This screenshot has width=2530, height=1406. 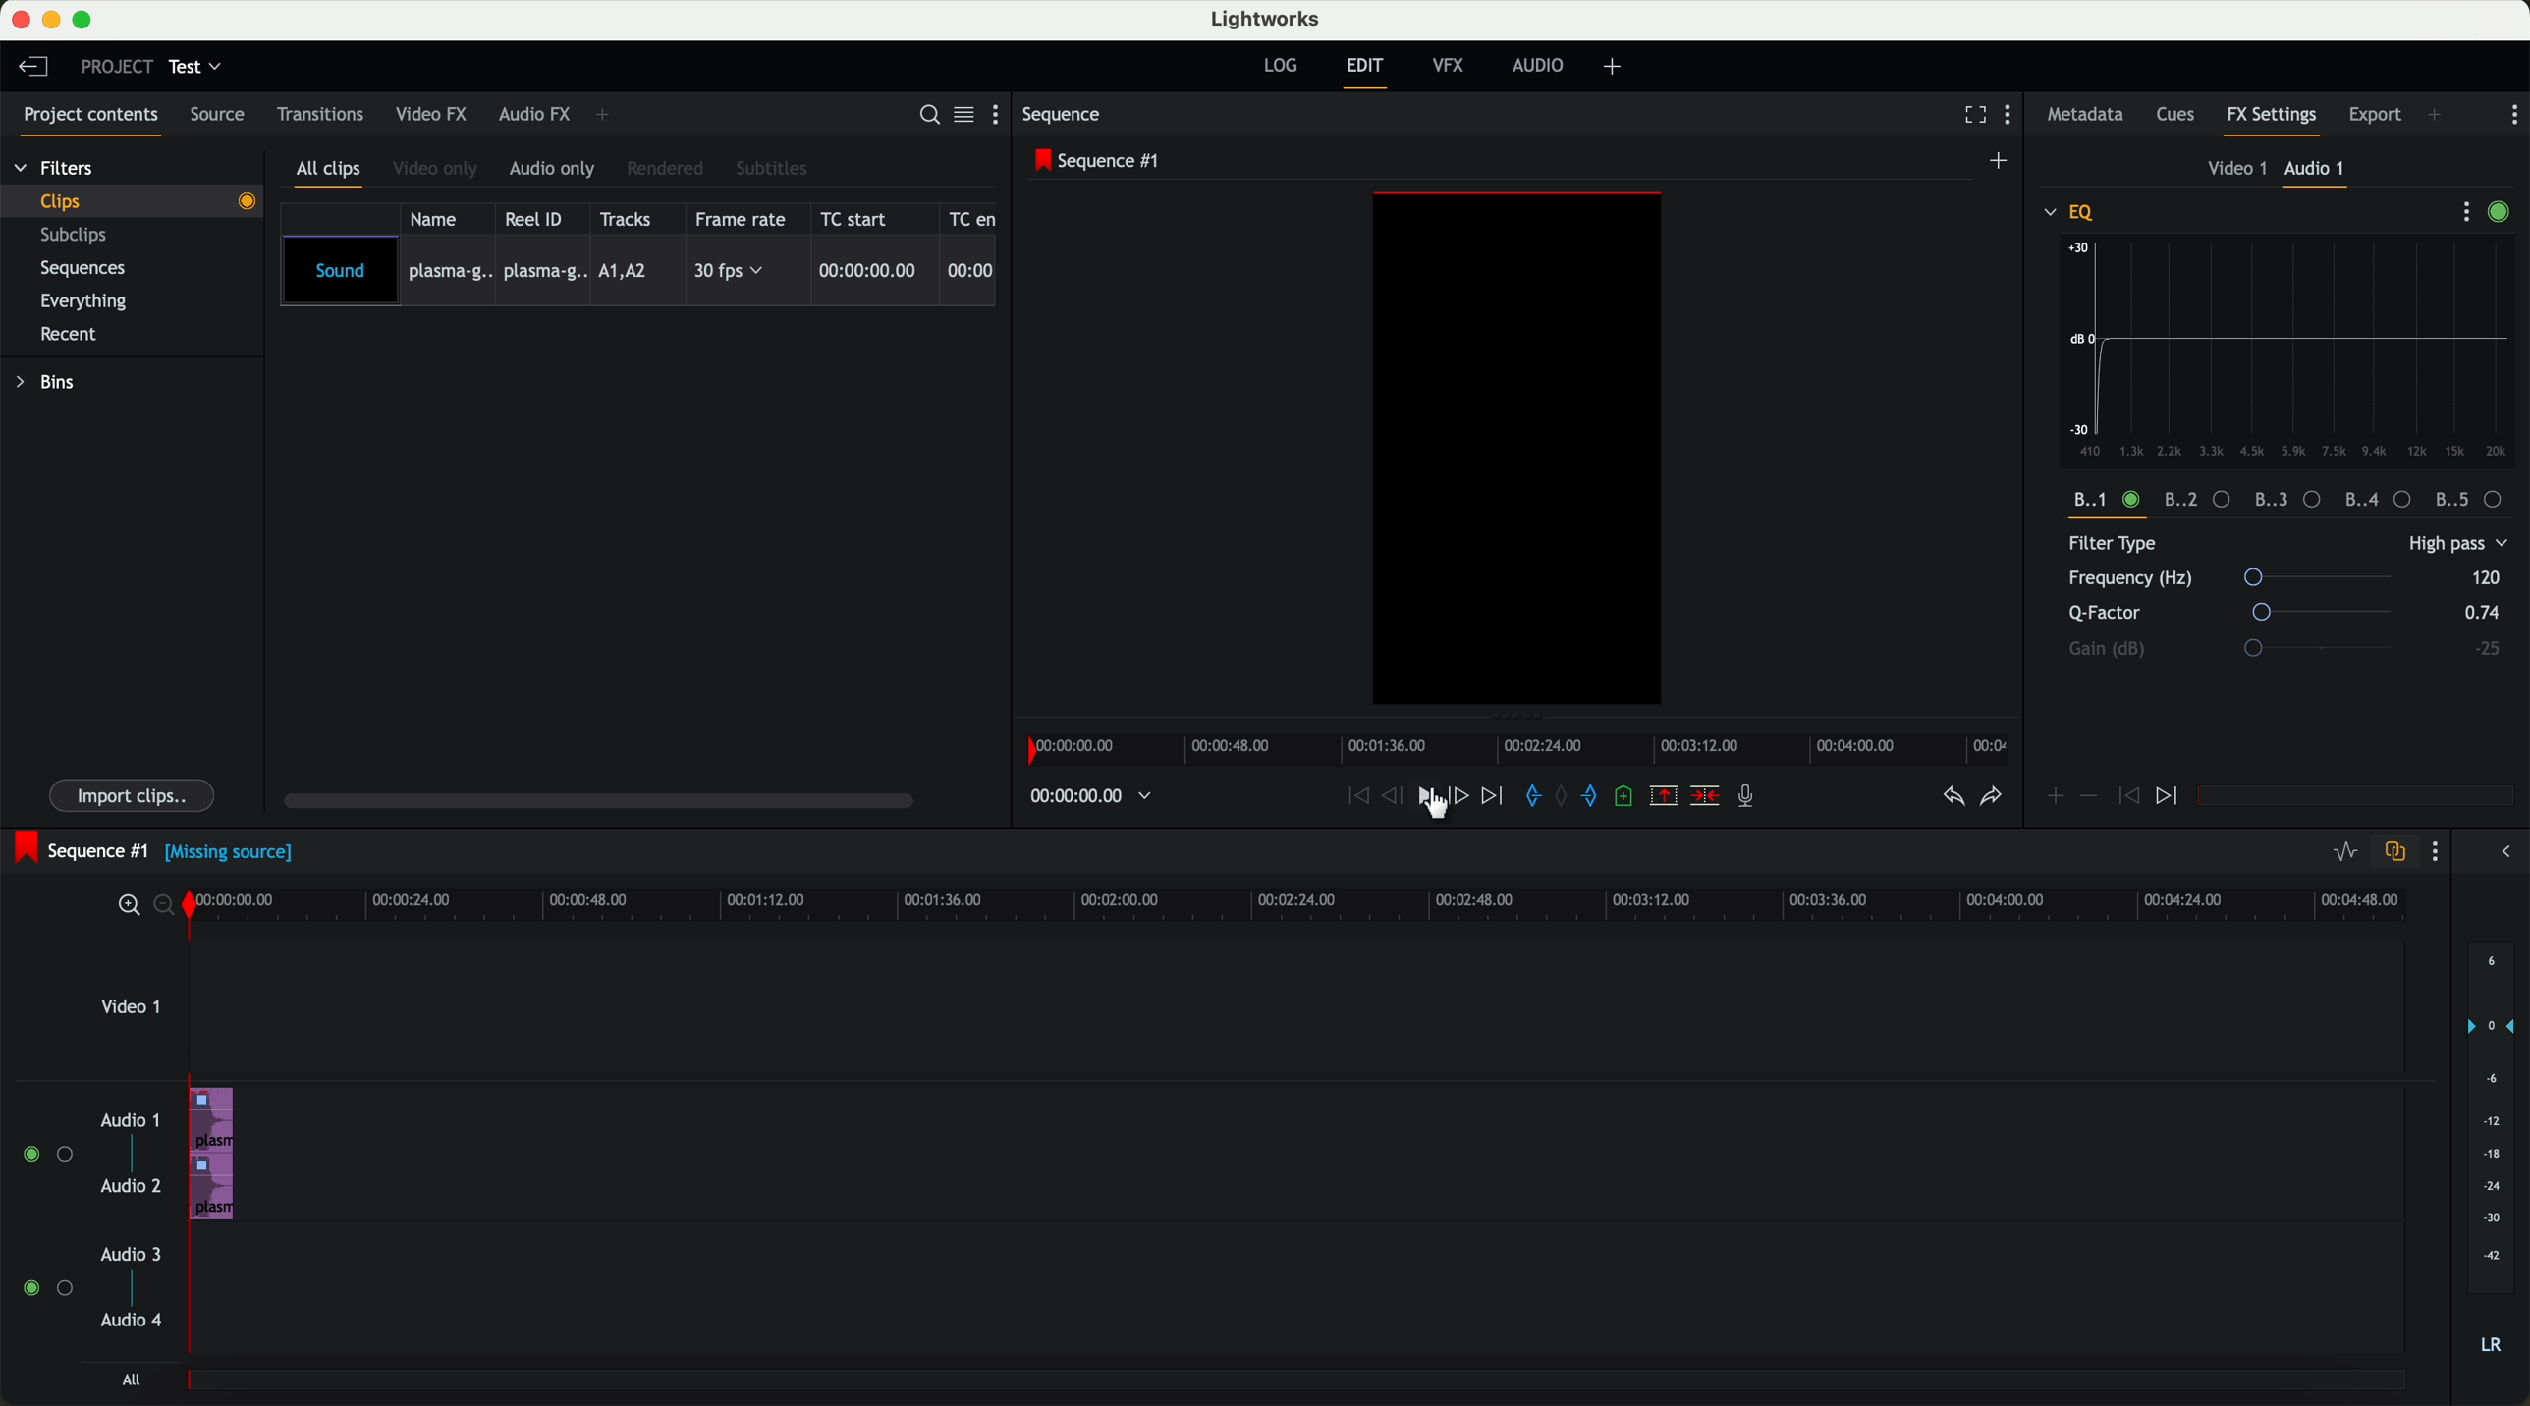 I want to click on move foward, so click(x=1495, y=797).